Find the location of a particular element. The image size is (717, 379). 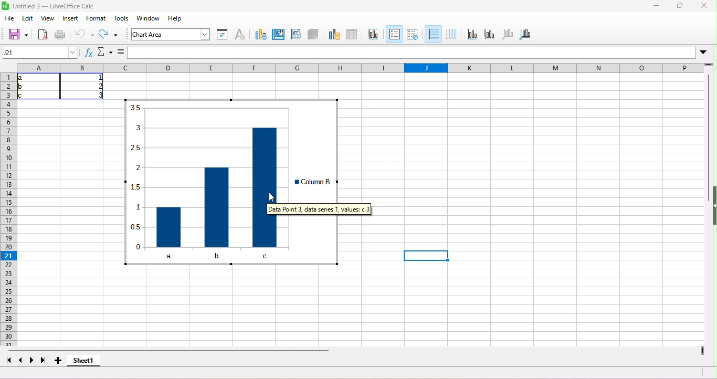

z axis is located at coordinates (510, 34).